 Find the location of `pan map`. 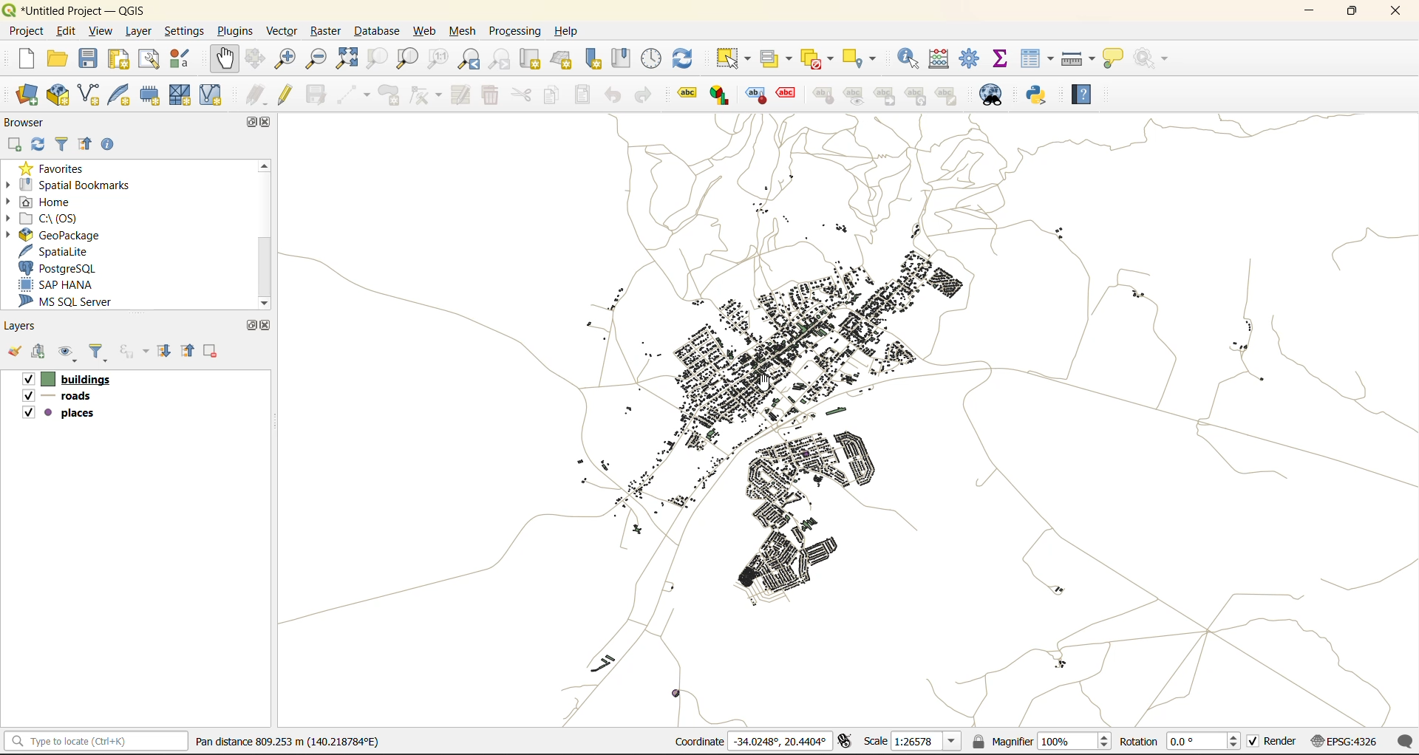

pan map is located at coordinates (221, 57).